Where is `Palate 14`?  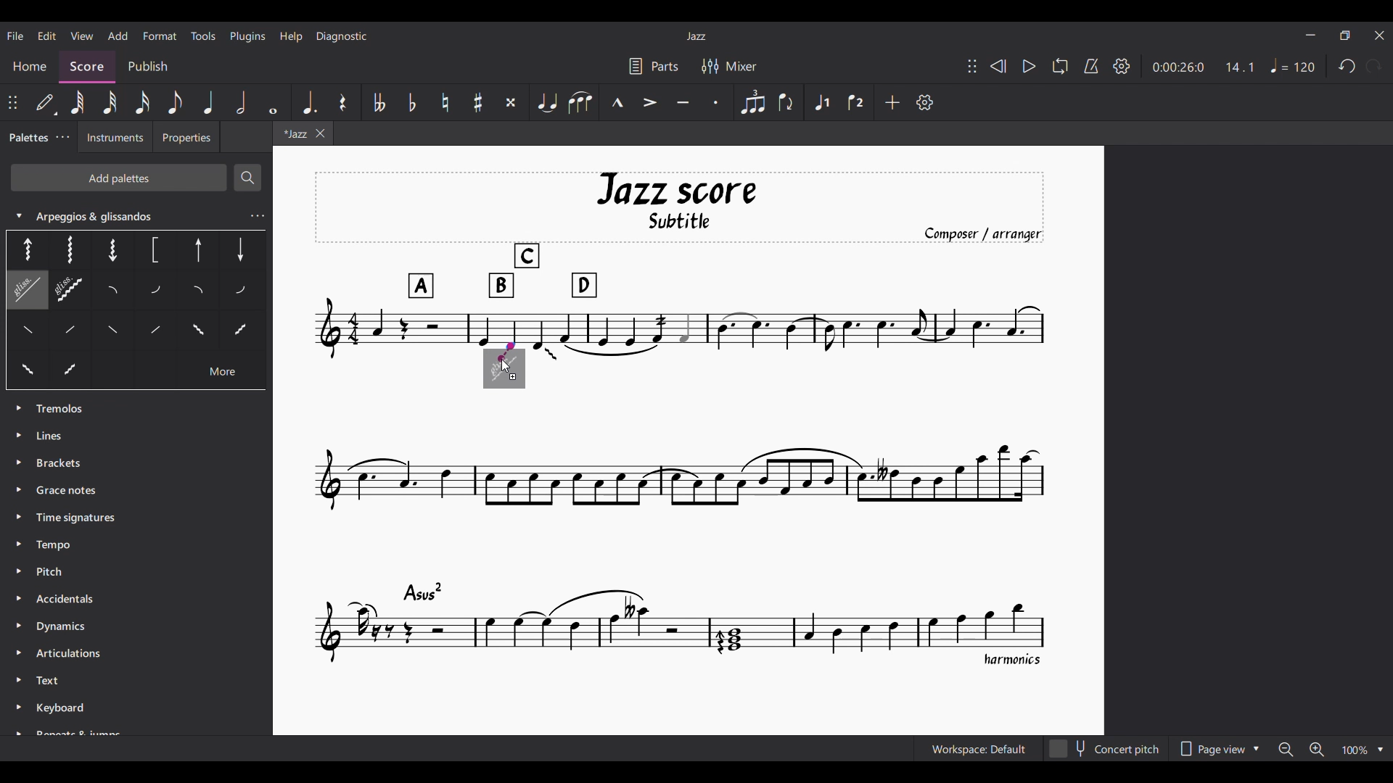
Palate 14 is located at coordinates (152, 333).